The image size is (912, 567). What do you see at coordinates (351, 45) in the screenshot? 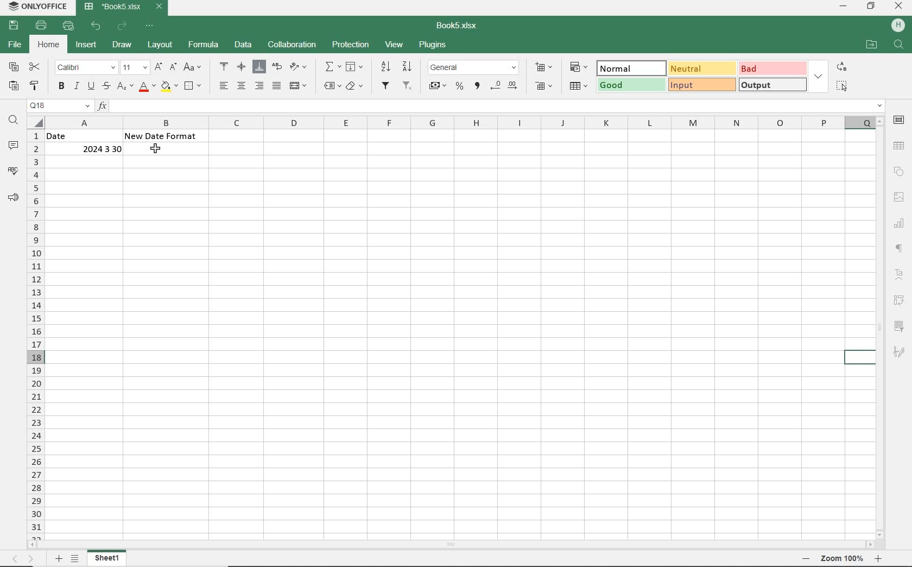
I see `PROTECTION` at bounding box center [351, 45].